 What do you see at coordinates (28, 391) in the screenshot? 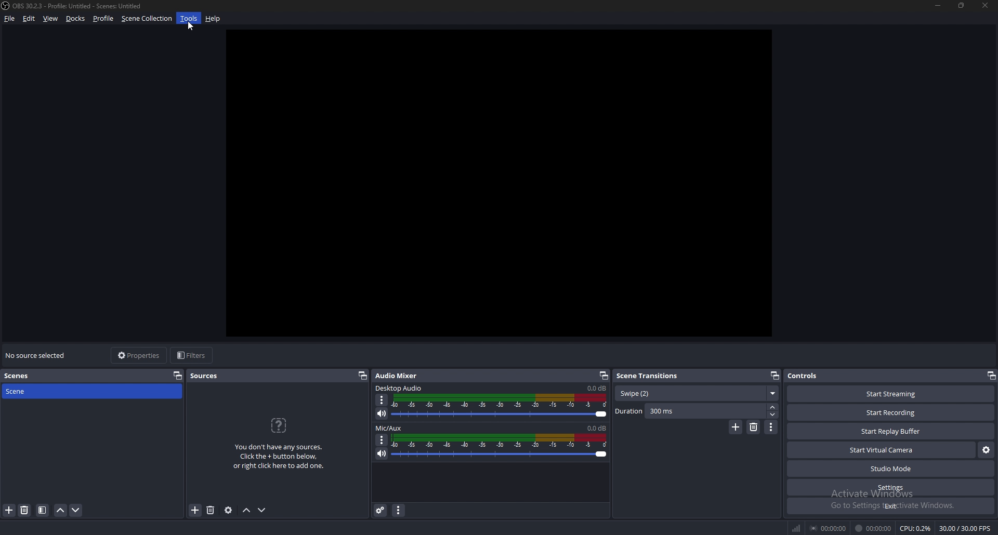
I see `scene` at bounding box center [28, 391].